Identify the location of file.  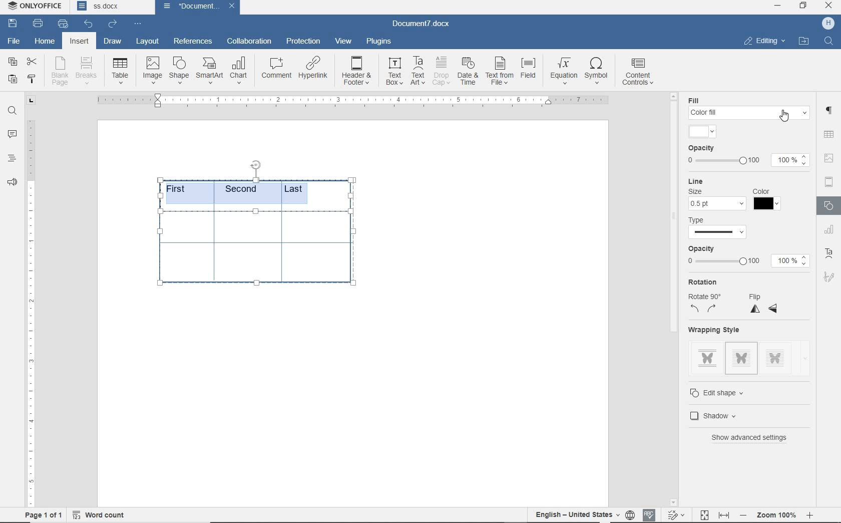
(13, 41).